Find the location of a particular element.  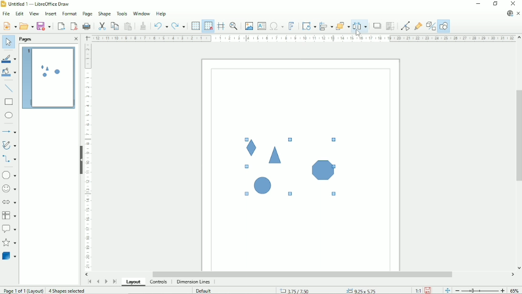

File is located at coordinates (6, 13).